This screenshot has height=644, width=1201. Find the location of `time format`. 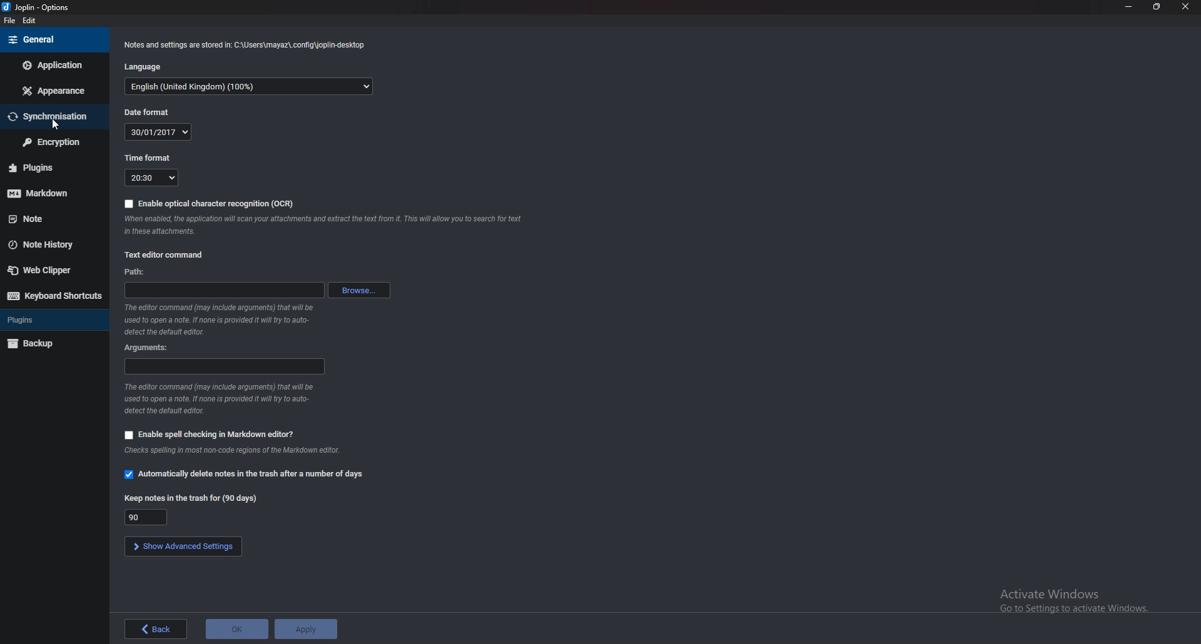

time format is located at coordinates (152, 176).